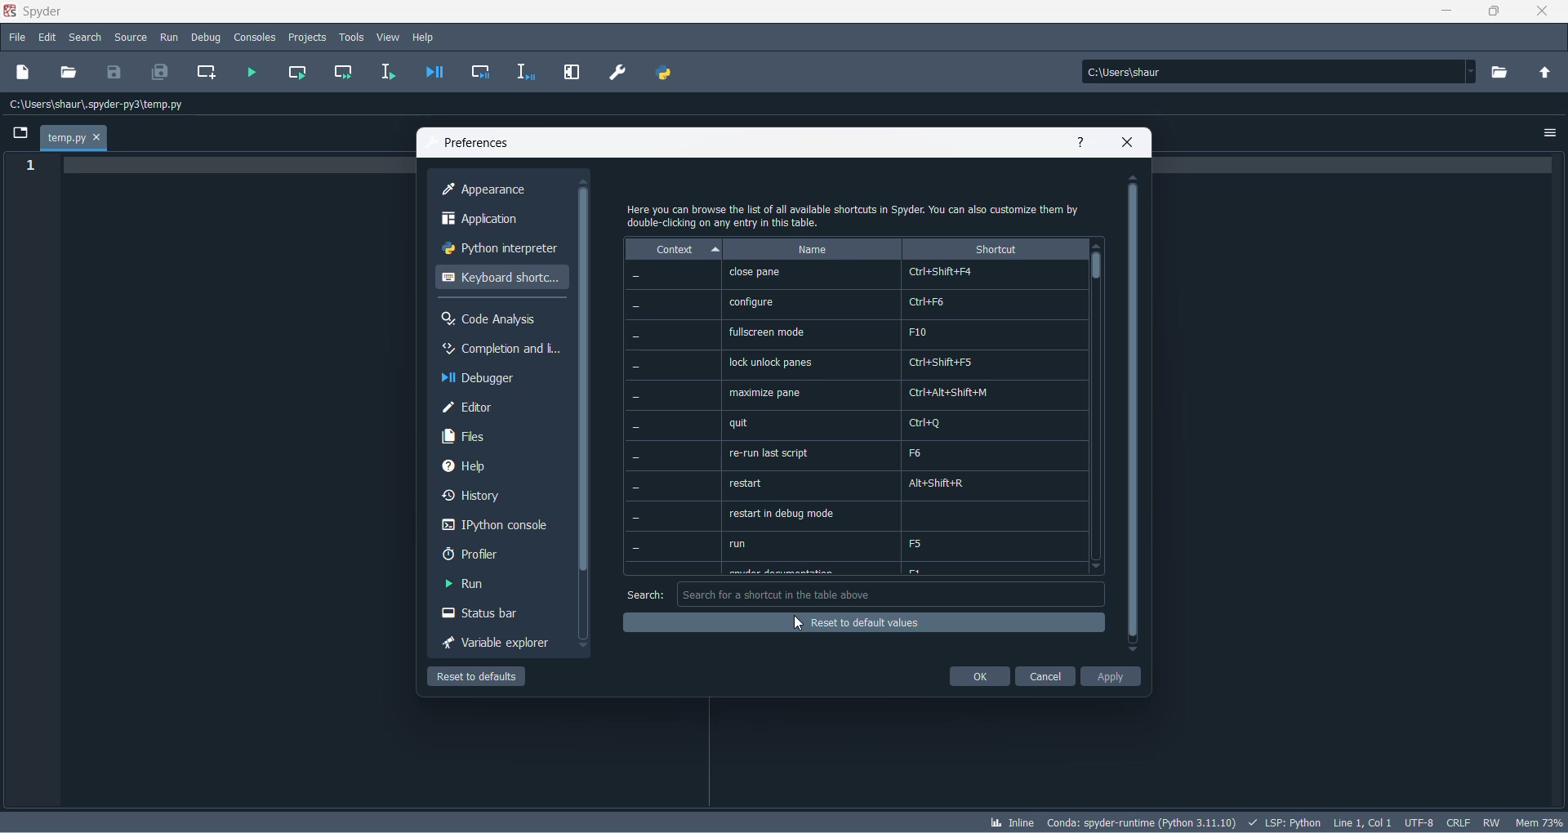 The image size is (1568, 833). Describe the element at coordinates (100, 107) in the screenshot. I see `path` at that location.